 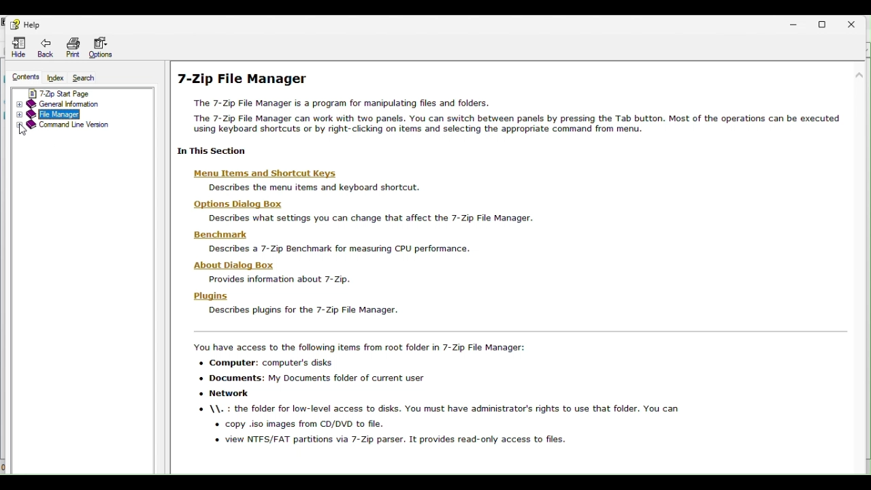 What do you see at coordinates (239, 204) in the screenshot?
I see `options dialog box` at bounding box center [239, 204].